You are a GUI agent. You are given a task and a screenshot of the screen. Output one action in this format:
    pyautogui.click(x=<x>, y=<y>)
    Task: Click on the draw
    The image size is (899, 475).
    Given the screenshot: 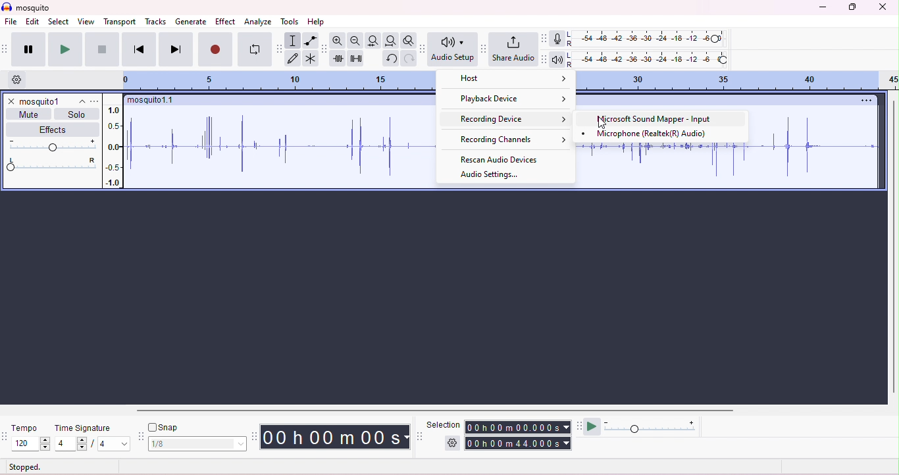 What is the action you would take?
    pyautogui.click(x=294, y=59)
    